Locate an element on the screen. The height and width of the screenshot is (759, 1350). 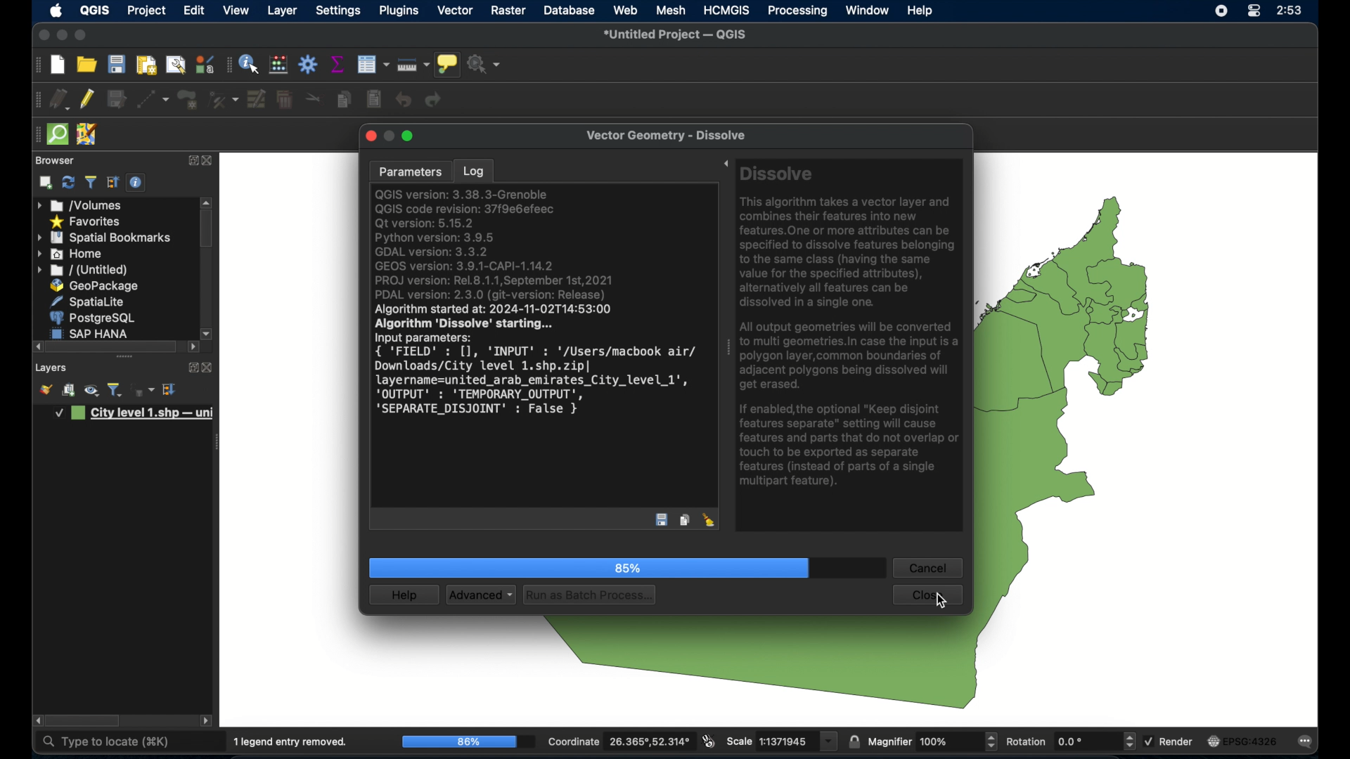
redo is located at coordinates (437, 100).